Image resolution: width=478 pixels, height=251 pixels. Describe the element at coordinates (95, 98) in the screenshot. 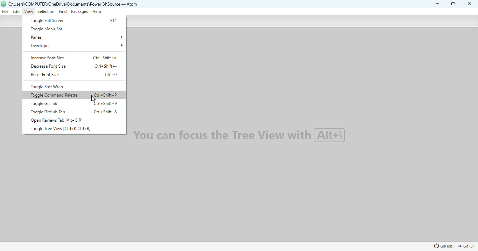

I see `Cursor` at that location.